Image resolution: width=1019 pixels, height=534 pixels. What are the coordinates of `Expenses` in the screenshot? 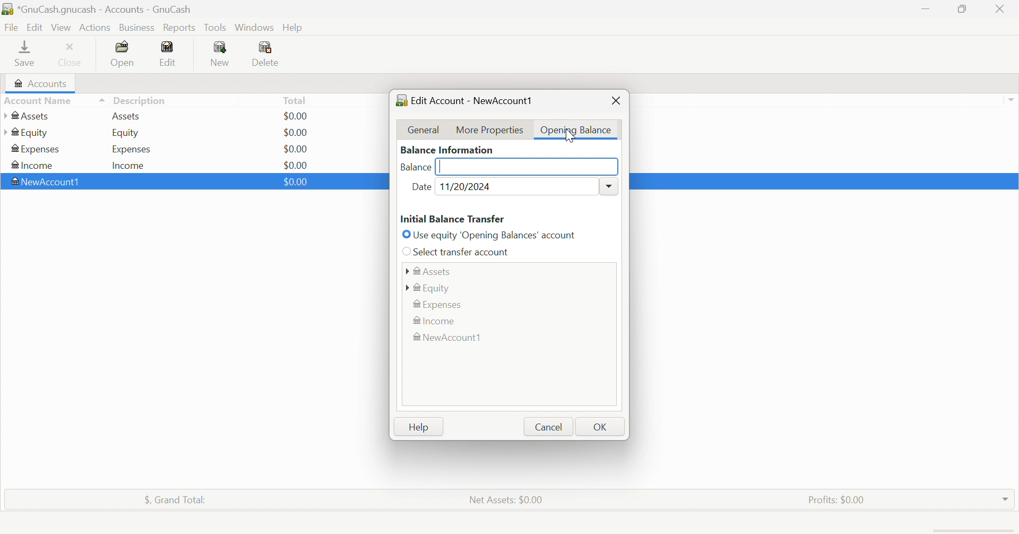 It's located at (440, 304).